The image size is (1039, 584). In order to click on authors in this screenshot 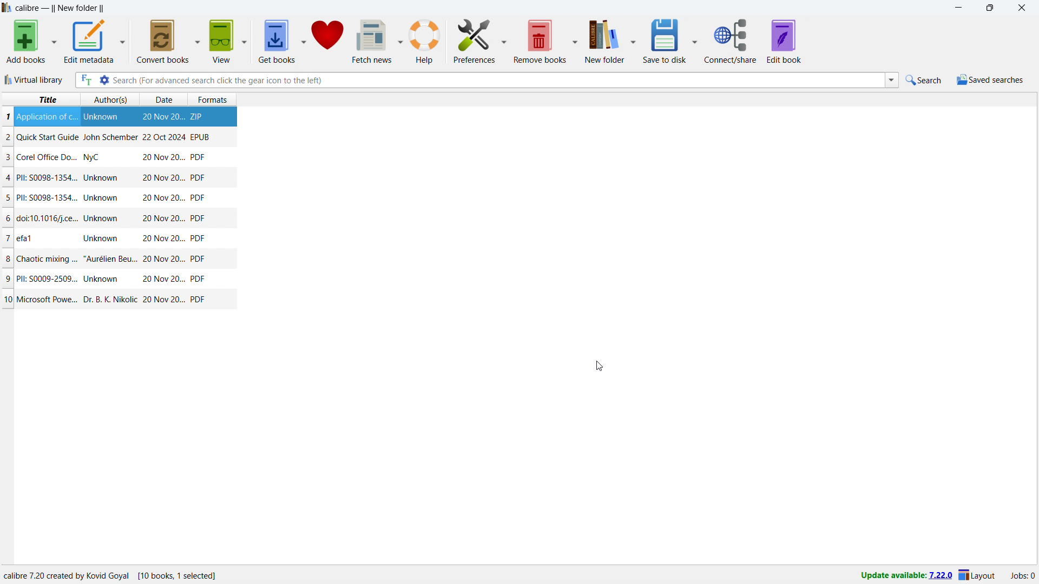, I will do `click(111, 99)`.